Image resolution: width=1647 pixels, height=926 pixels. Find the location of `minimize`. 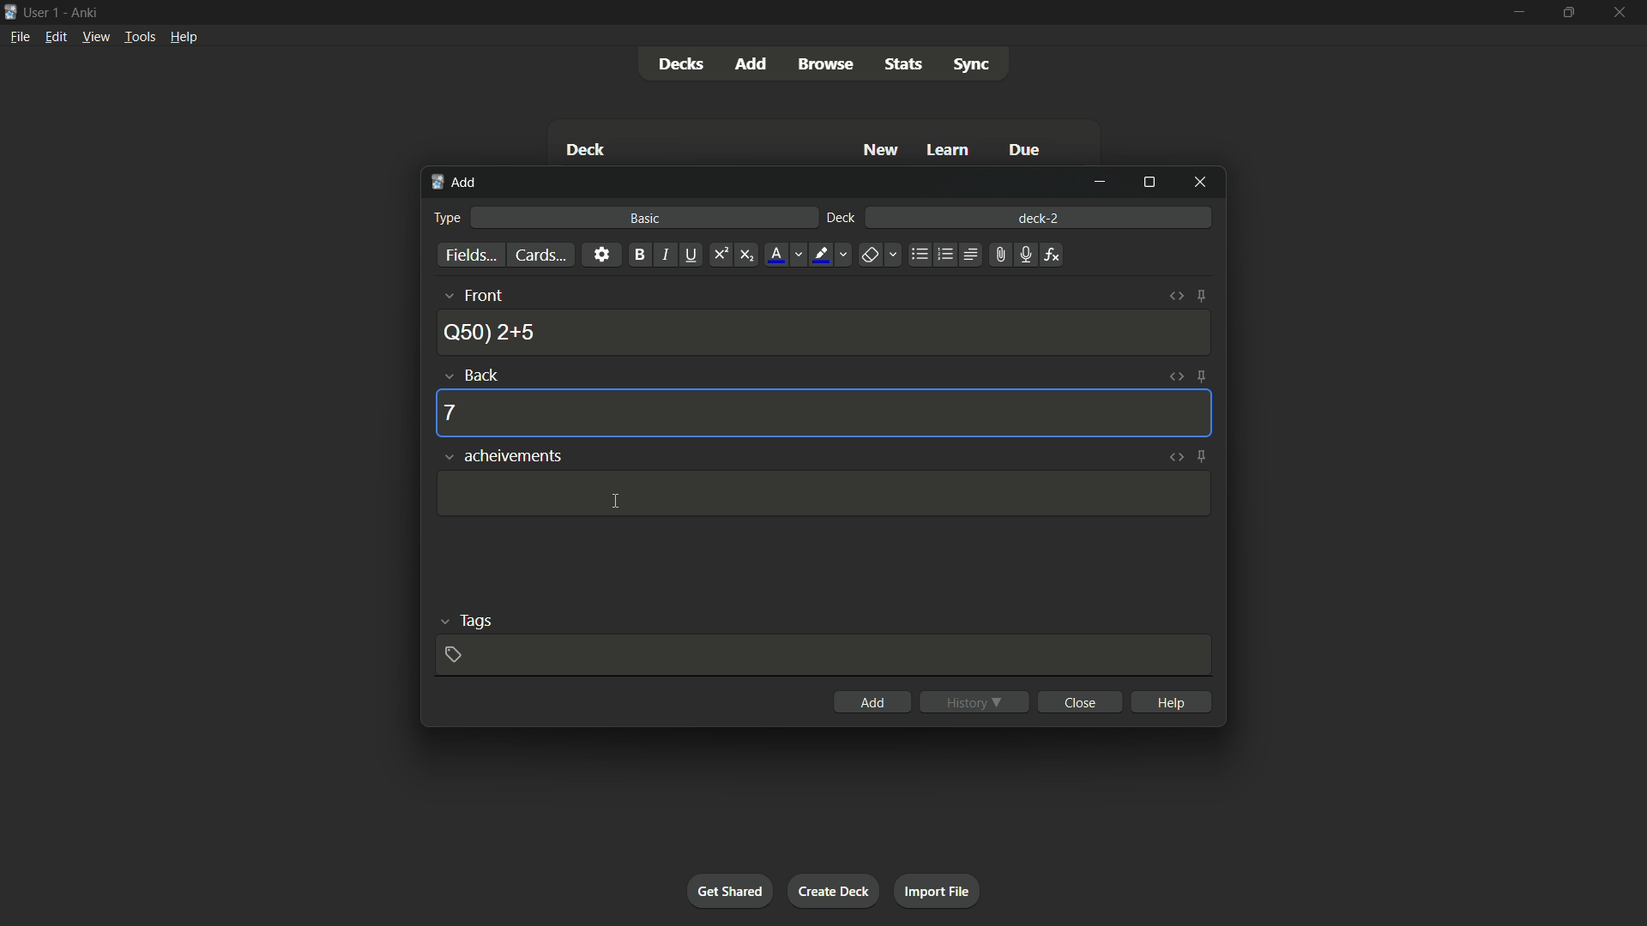

minimize is located at coordinates (1100, 183).